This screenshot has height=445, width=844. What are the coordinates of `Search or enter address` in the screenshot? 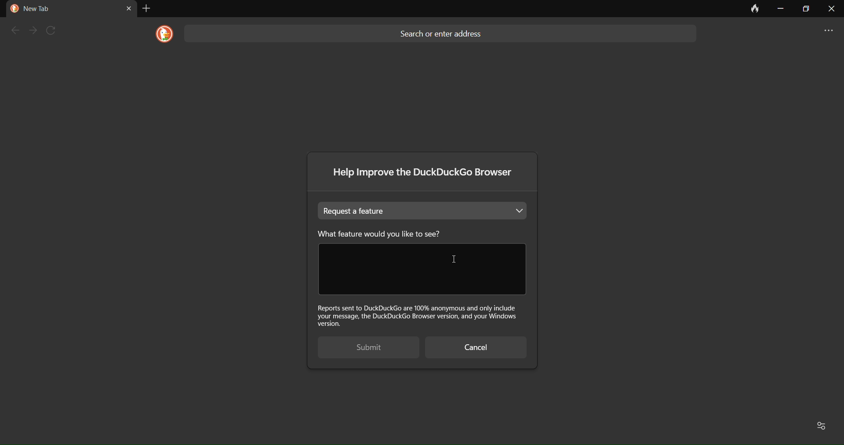 It's located at (444, 32).